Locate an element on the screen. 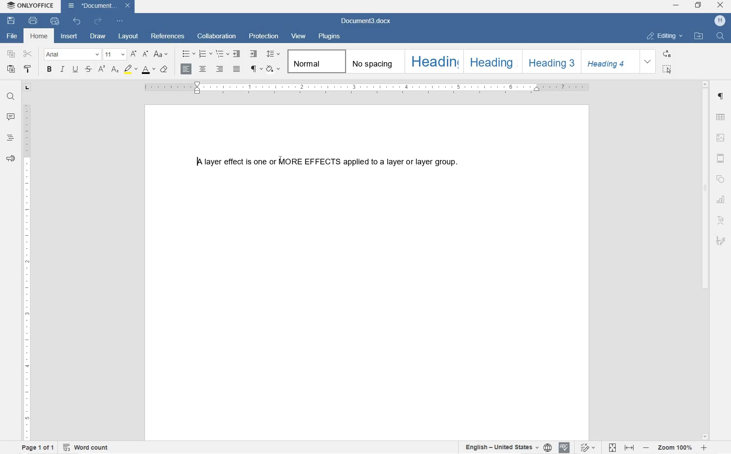  EDITING is located at coordinates (665, 34).